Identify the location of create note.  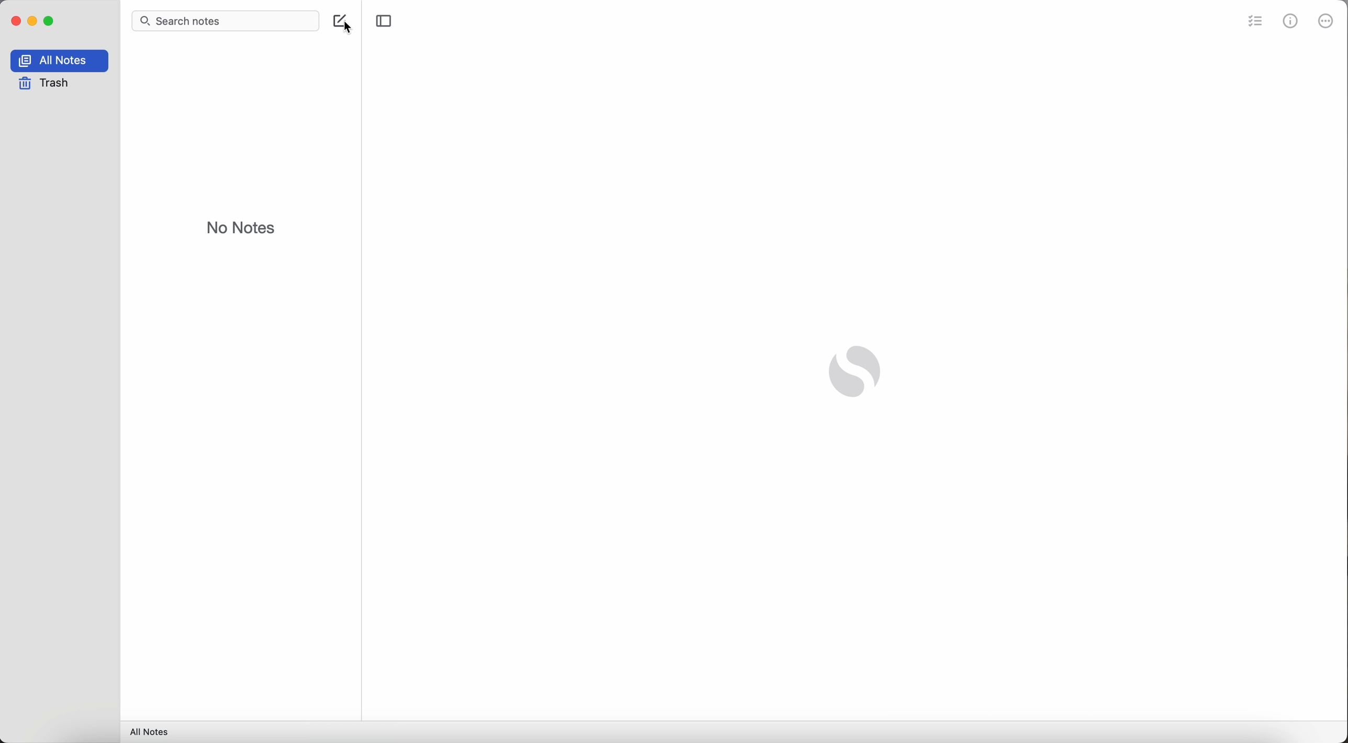
(343, 24).